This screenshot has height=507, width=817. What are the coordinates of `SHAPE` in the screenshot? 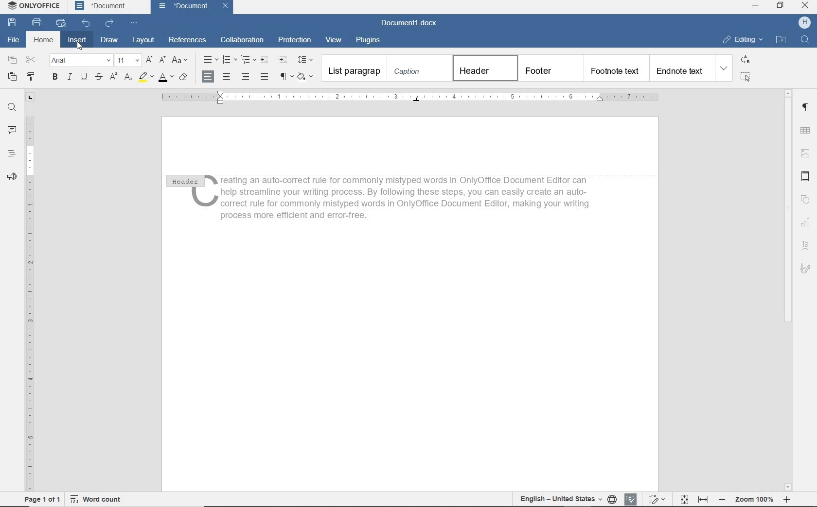 It's located at (806, 200).